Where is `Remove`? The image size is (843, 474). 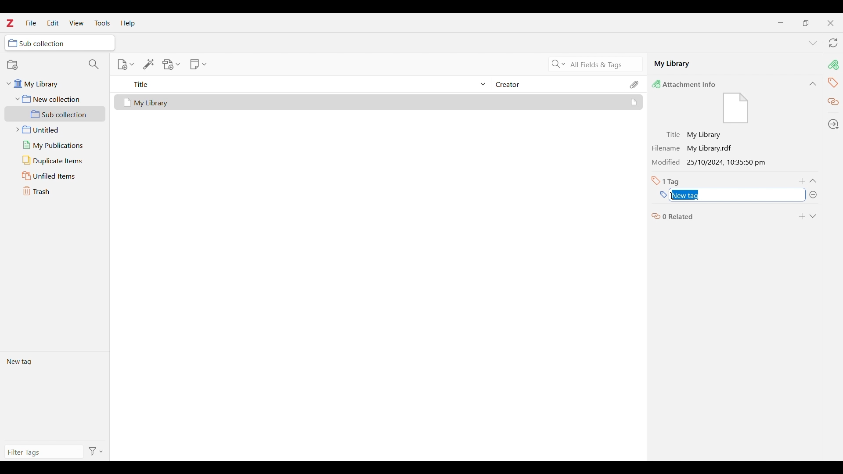 Remove is located at coordinates (813, 195).